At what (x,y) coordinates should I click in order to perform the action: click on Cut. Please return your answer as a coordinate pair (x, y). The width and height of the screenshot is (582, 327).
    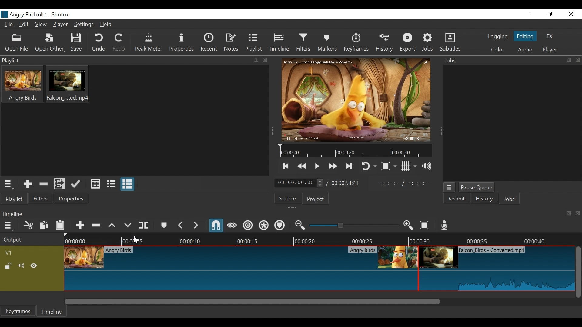
    Looking at the image, I should click on (28, 225).